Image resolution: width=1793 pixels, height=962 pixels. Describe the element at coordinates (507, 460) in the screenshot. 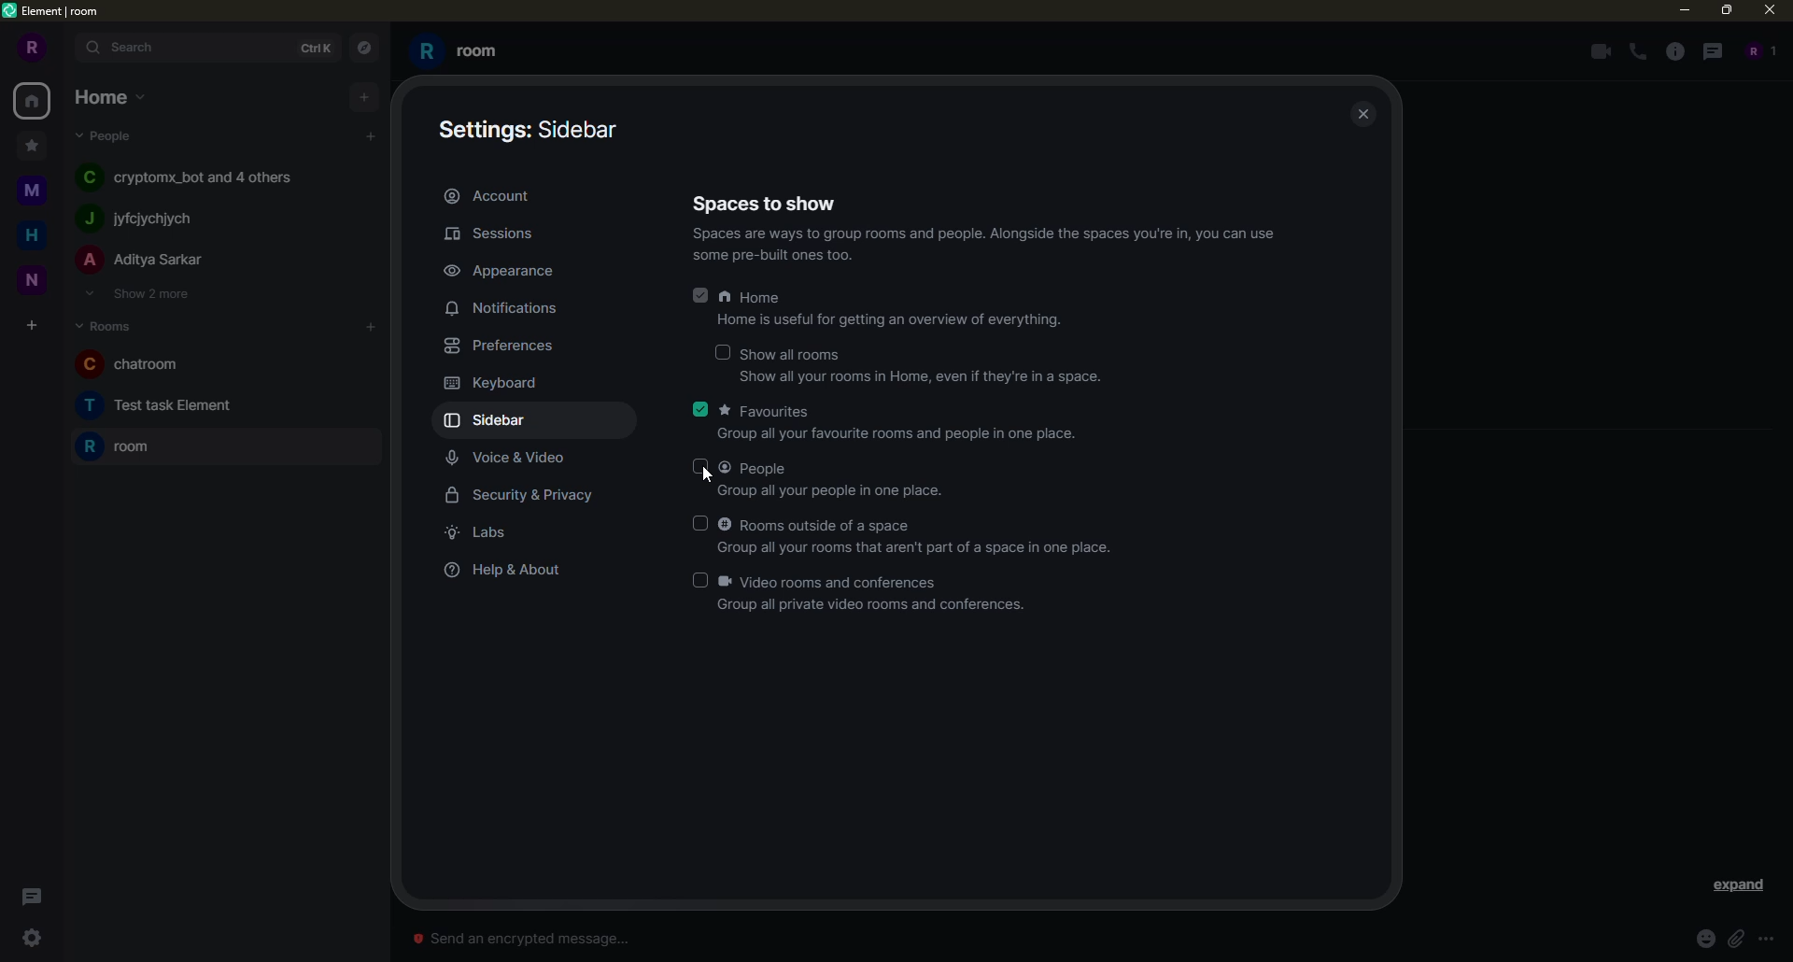

I see `voice & video` at that location.